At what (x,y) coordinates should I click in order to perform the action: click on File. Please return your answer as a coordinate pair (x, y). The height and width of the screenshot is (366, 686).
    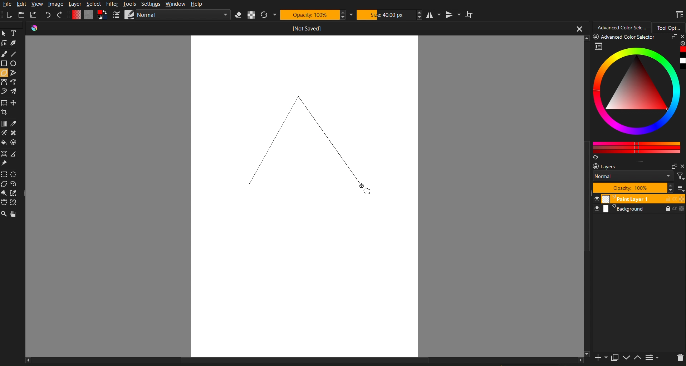
    Looking at the image, I should click on (9, 4).